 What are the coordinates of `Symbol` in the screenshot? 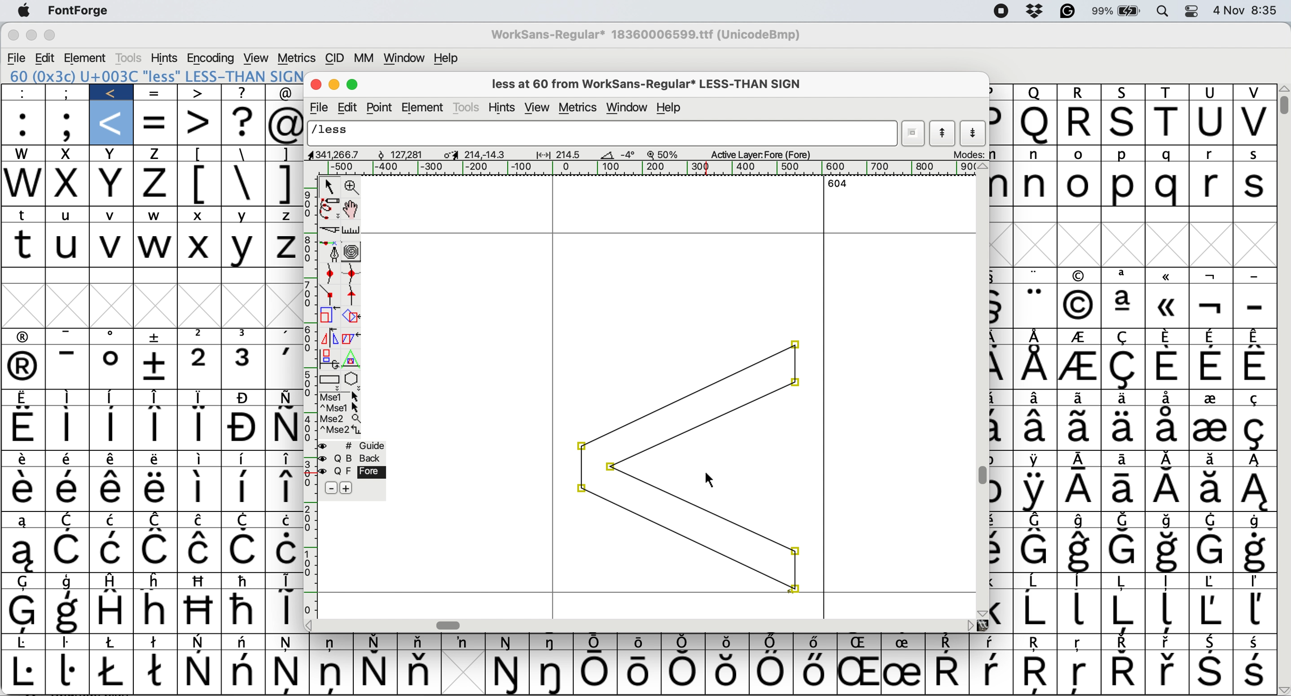 It's located at (815, 641).